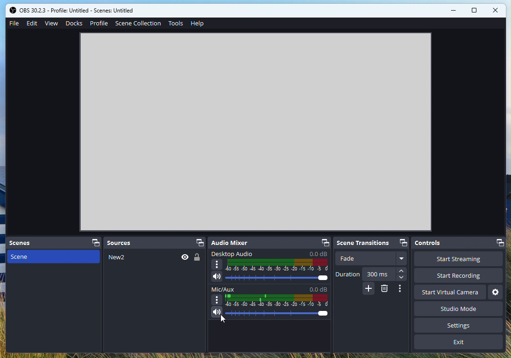 The width and height of the screenshot is (511, 358). What do you see at coordinates (373, 258) in the screenshot?
I see `Fade` at bounding box center [373, 258].